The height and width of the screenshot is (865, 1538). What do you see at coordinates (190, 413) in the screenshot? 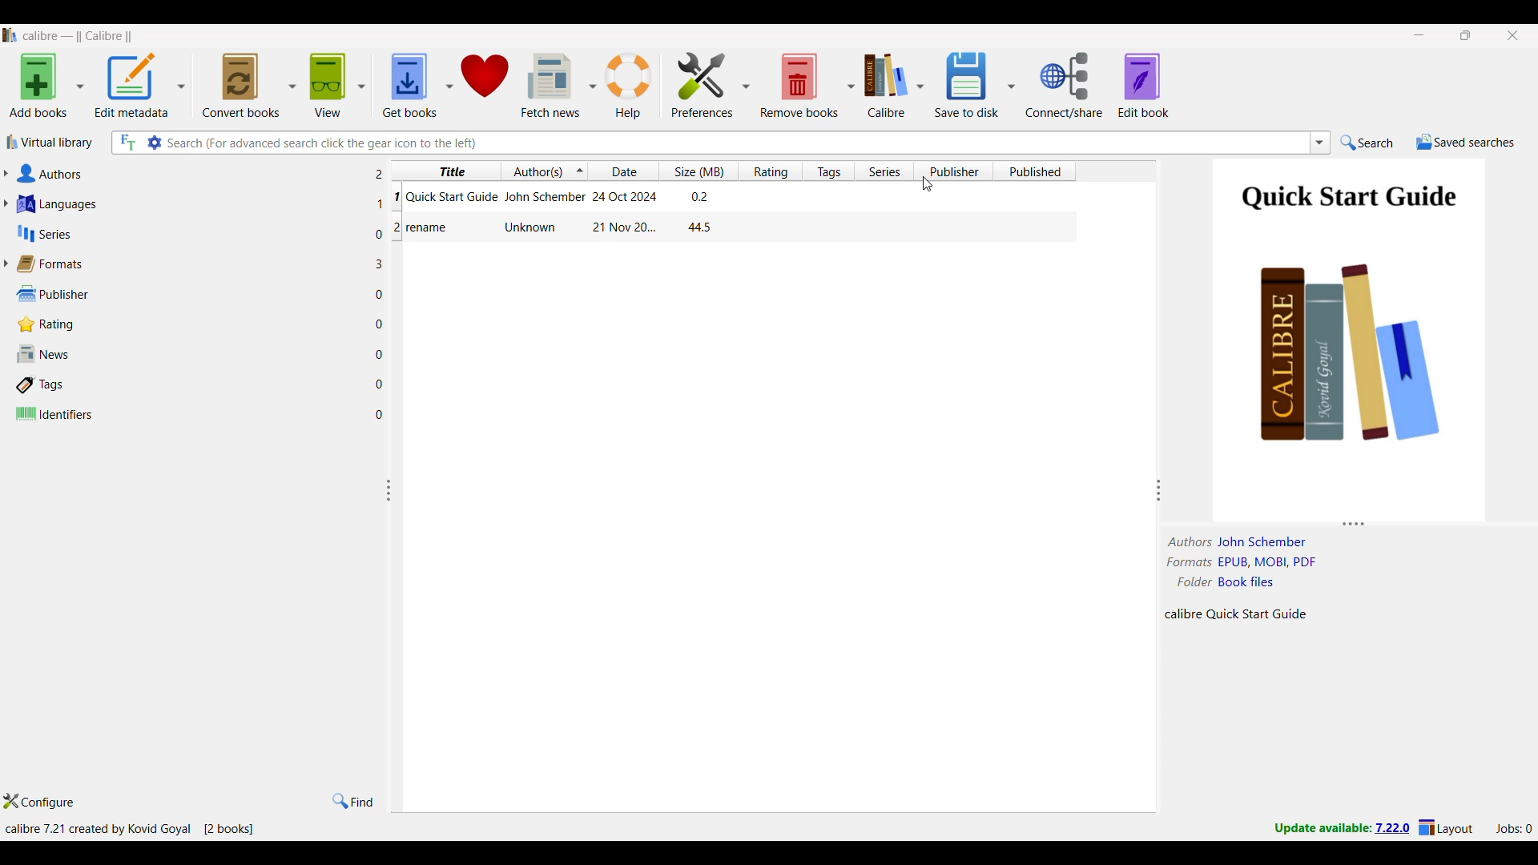
I see `Identifiers` at bounding box center [190, 413].